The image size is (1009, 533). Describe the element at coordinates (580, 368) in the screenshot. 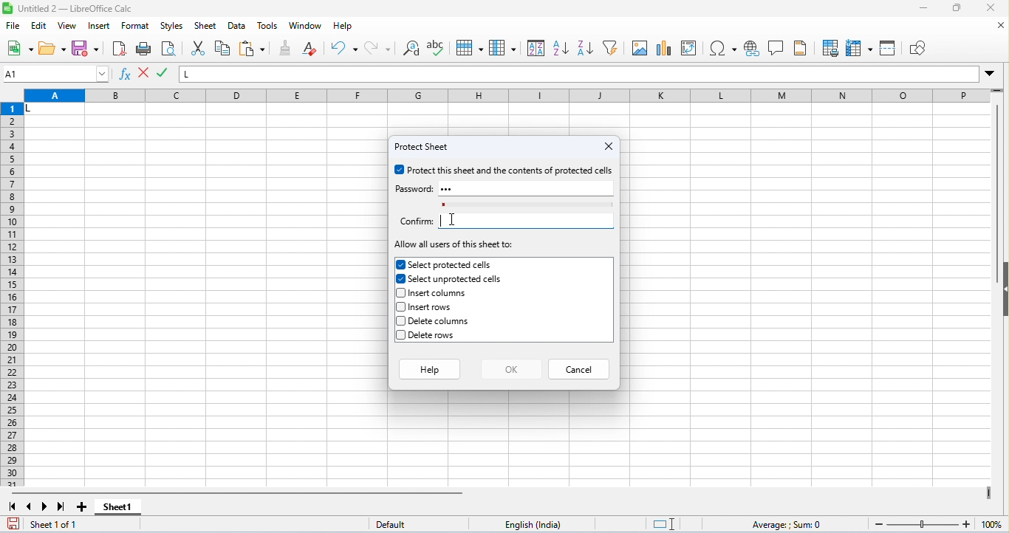

I see `cancel` at that location.